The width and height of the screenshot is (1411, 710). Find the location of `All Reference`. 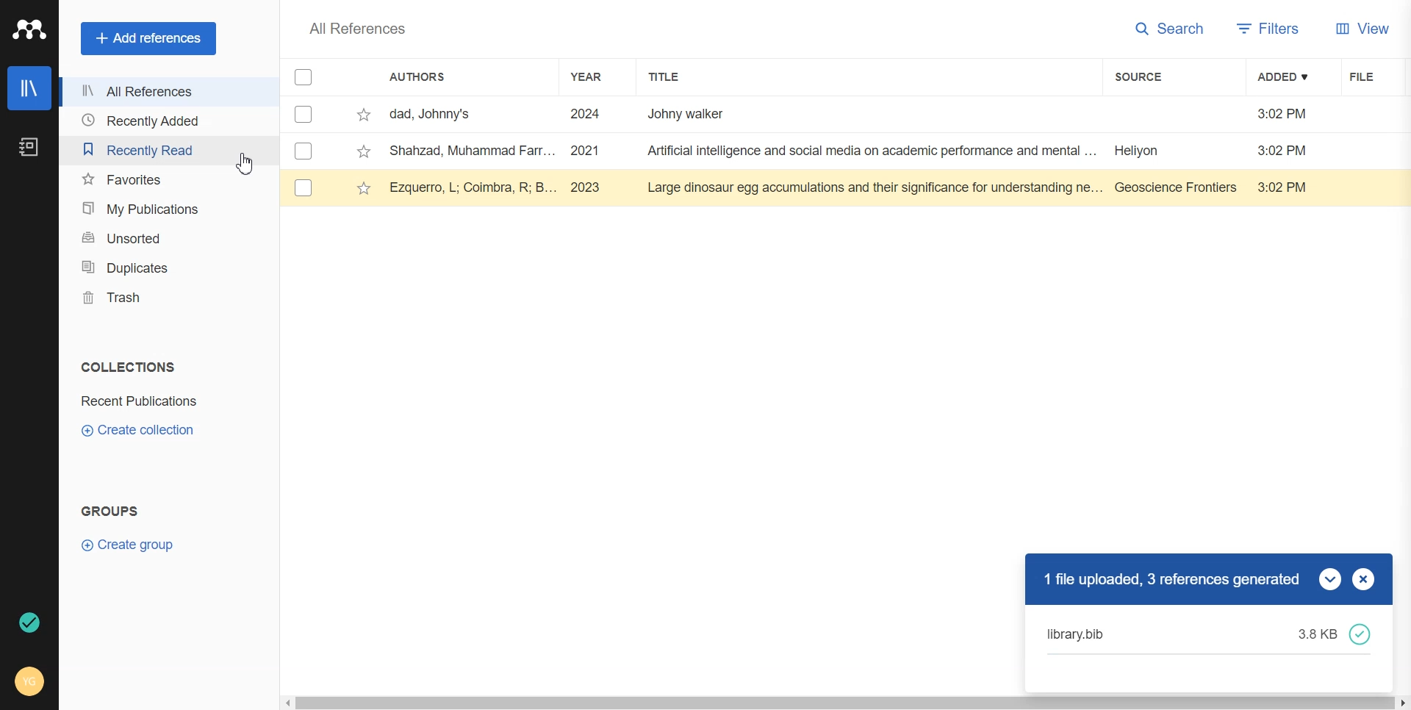

All Reference is located at coordinates (160, 90).